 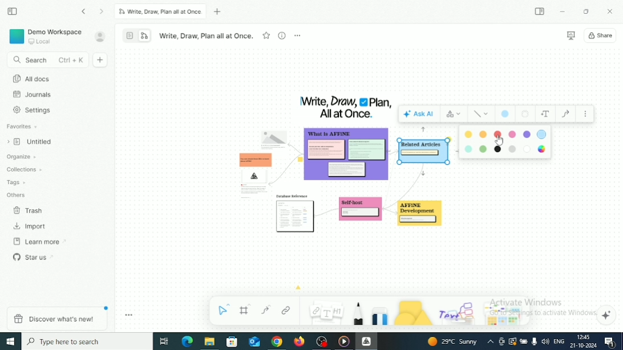 What do you see at coordinates (56, 318) in the screenshot?
I see `Discover what's new!` at bounding box center [56, 318].